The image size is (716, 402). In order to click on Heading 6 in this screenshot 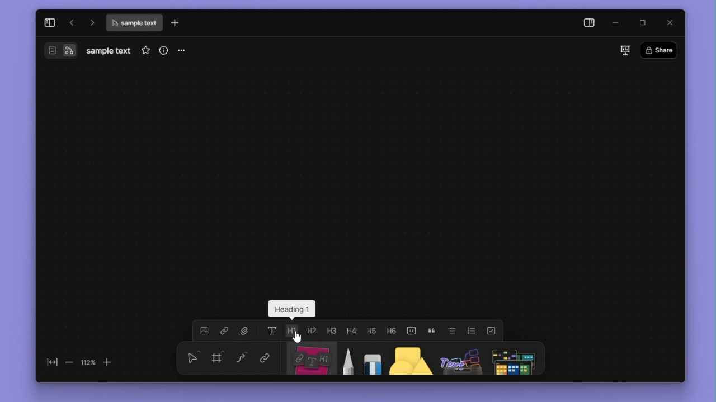, I will do `click(390, 330)`.